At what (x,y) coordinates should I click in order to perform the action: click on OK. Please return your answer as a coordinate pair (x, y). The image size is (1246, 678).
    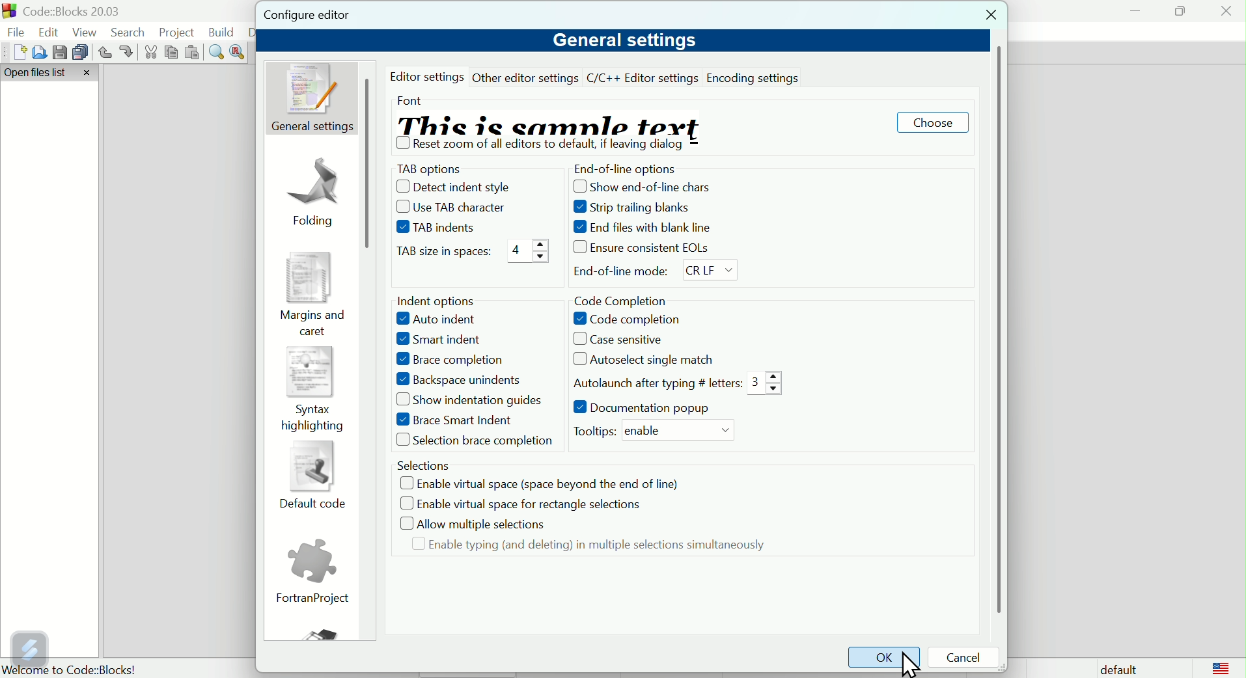
    Looking at the image, I should click on (883, 658).